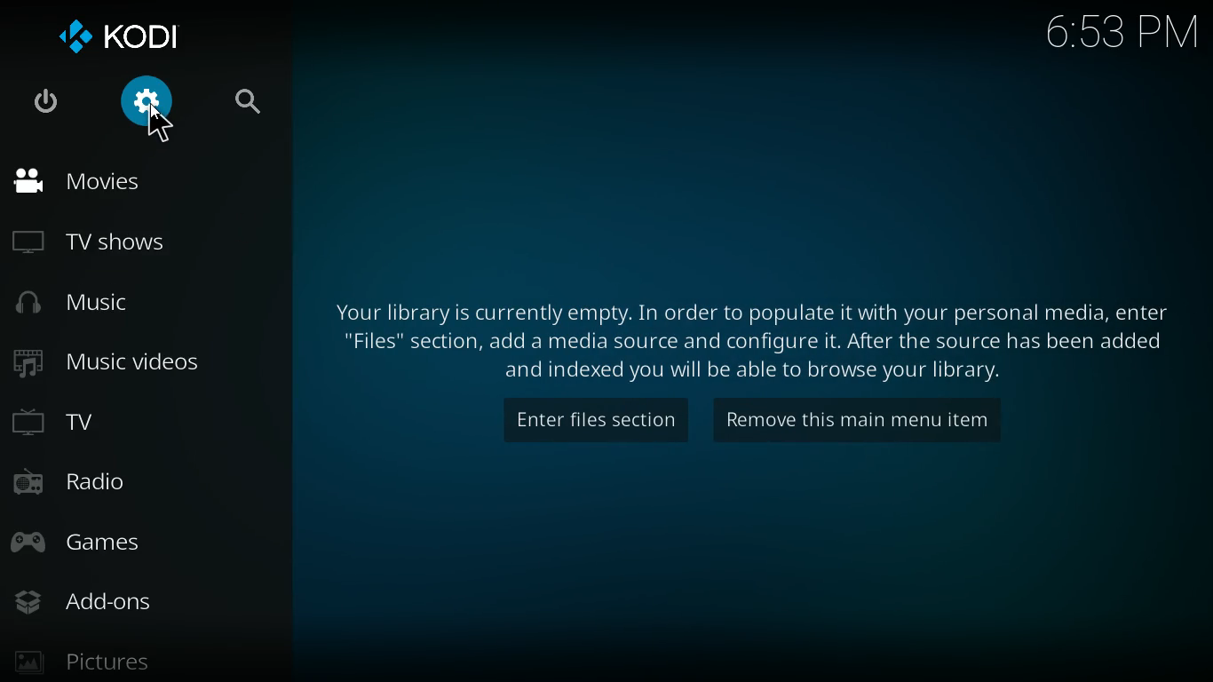 This screenshot has width=1213, height=682. What do you see at coordinates (91, 484) in the screenshot?
I see `radio` at bounding box center [91, 484].